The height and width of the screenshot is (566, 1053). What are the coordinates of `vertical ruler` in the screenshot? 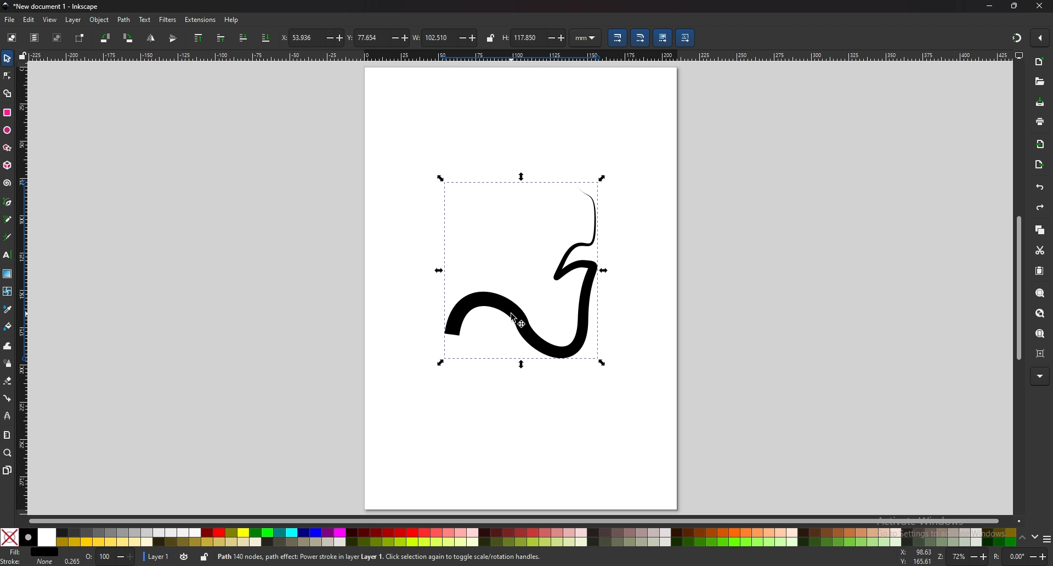 It's located at (24, 290).